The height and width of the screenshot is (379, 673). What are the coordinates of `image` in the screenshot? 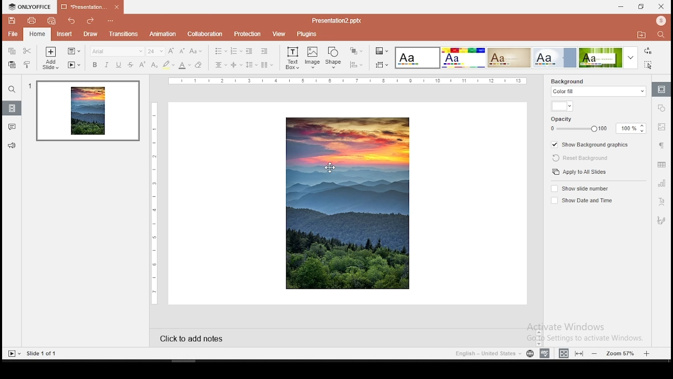 It's located at (312, 57).